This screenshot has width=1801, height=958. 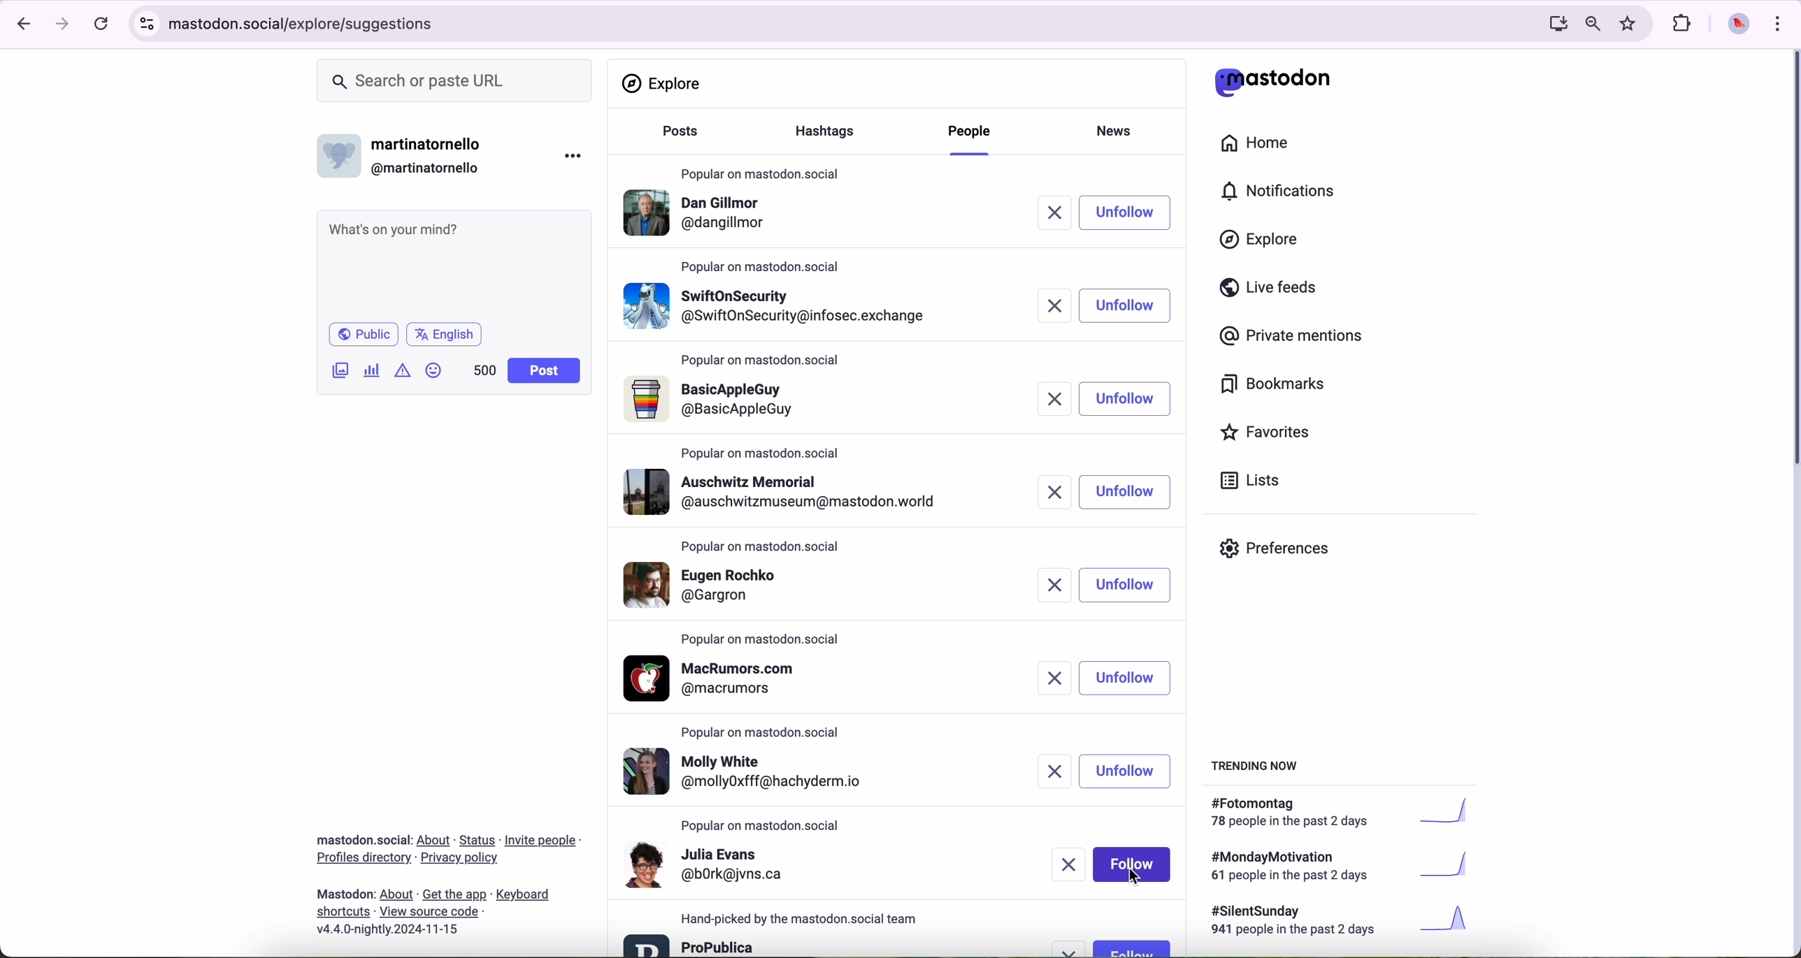 What do you see at coordinates (676, 138) in the screenshot?
I see `posts` at bounding box center [676, 138].